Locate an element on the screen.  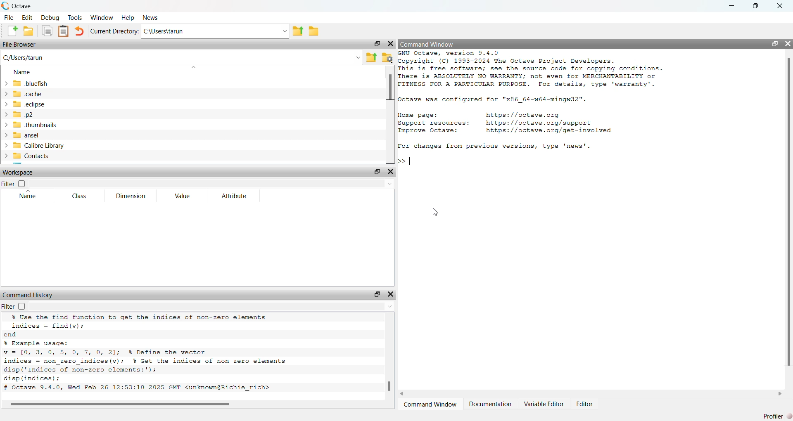
Current Directory: is located at coordinates (115, 31).